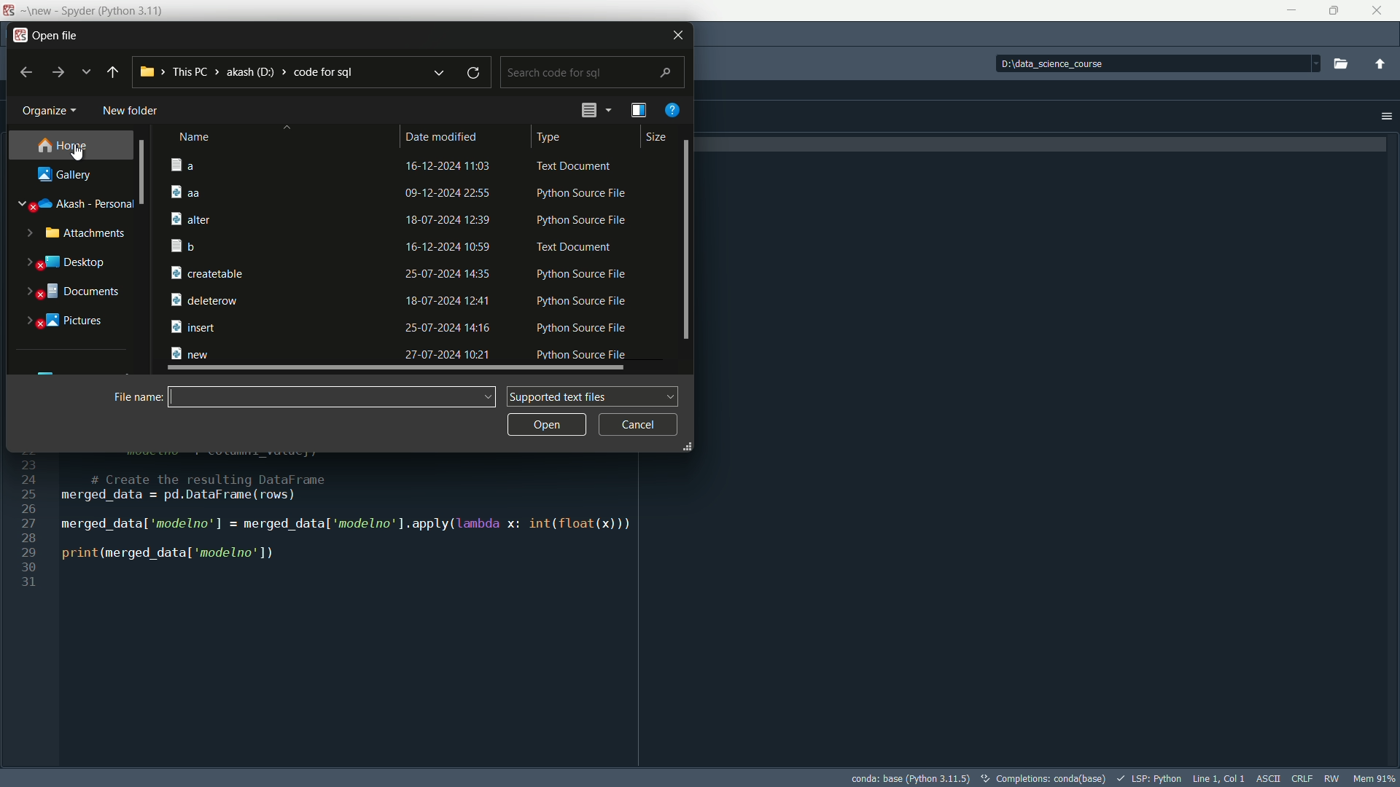 Image resolution: width=1400 pixels, height=787 pixels. Describe the element at coordinates (658, 138) in the screenshot. I see `size` at that location.